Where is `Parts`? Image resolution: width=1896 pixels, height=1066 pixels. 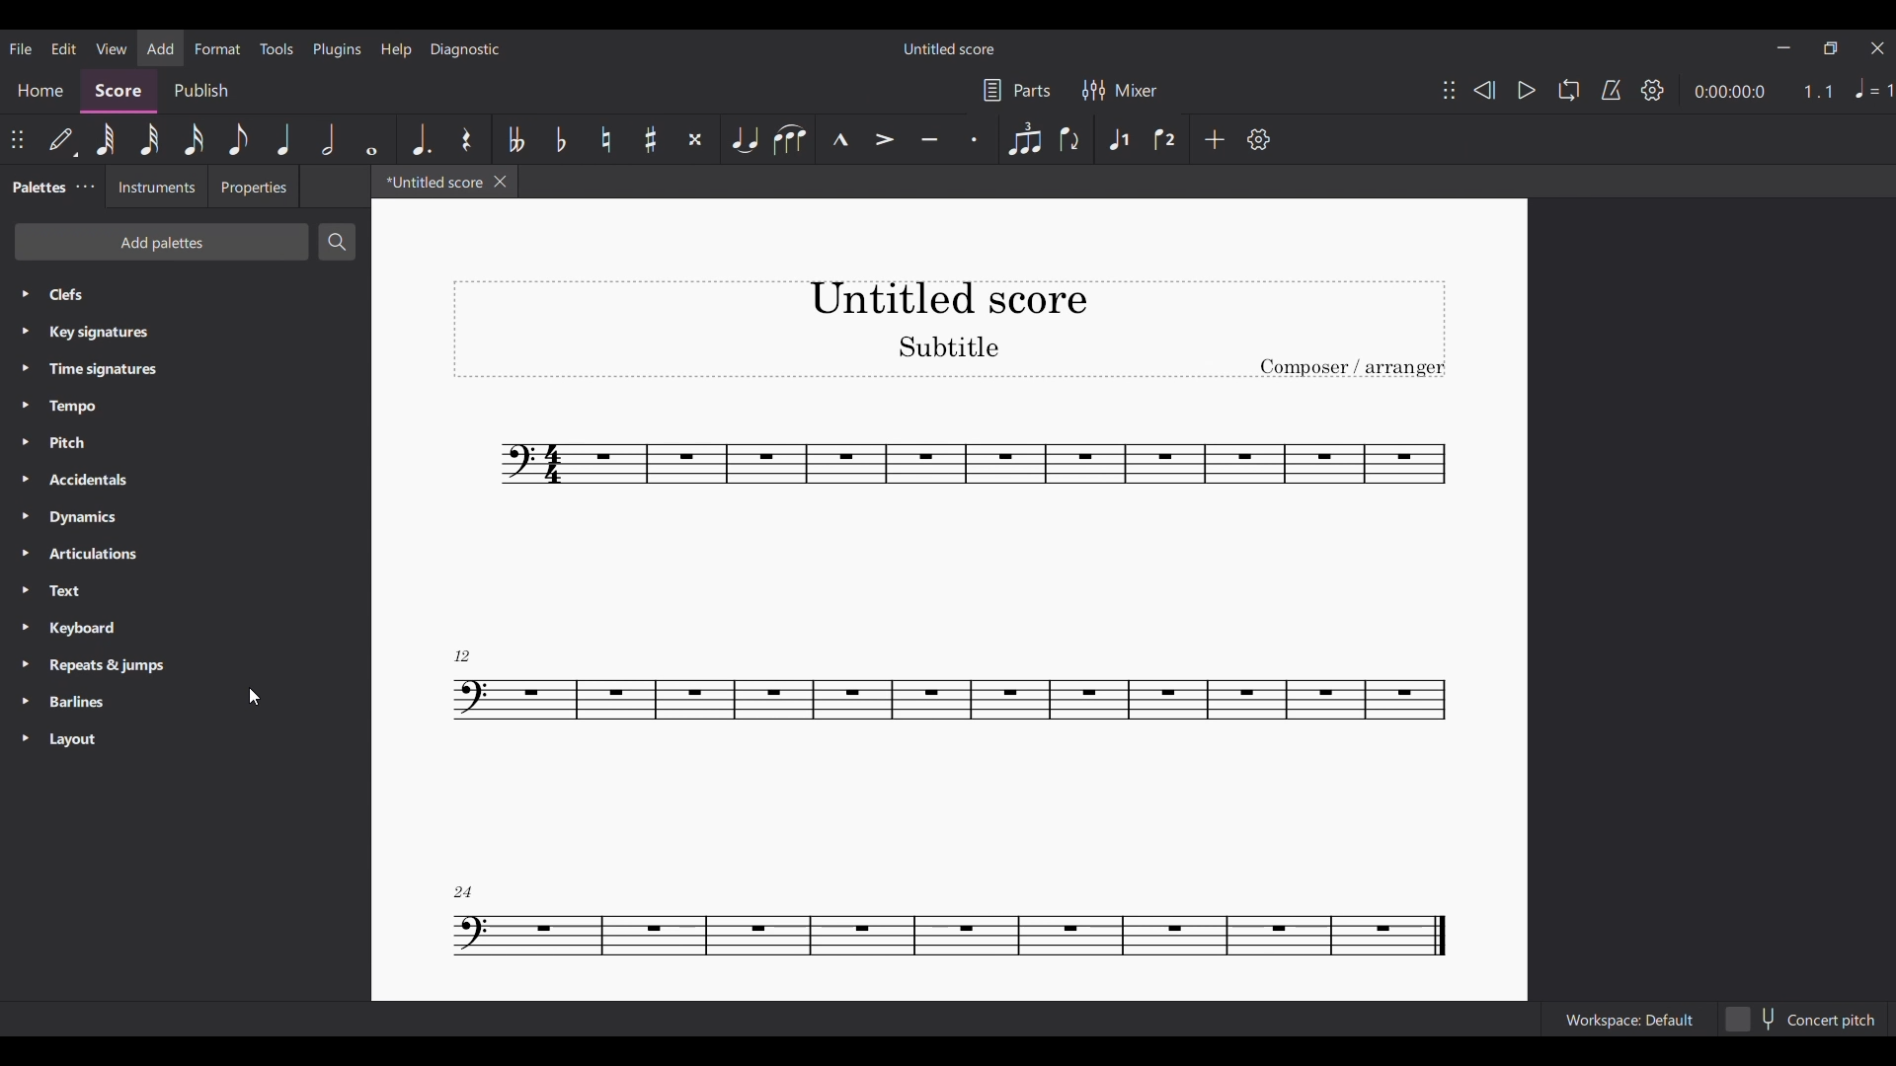
Parts is located at coordinates (1014, 87).